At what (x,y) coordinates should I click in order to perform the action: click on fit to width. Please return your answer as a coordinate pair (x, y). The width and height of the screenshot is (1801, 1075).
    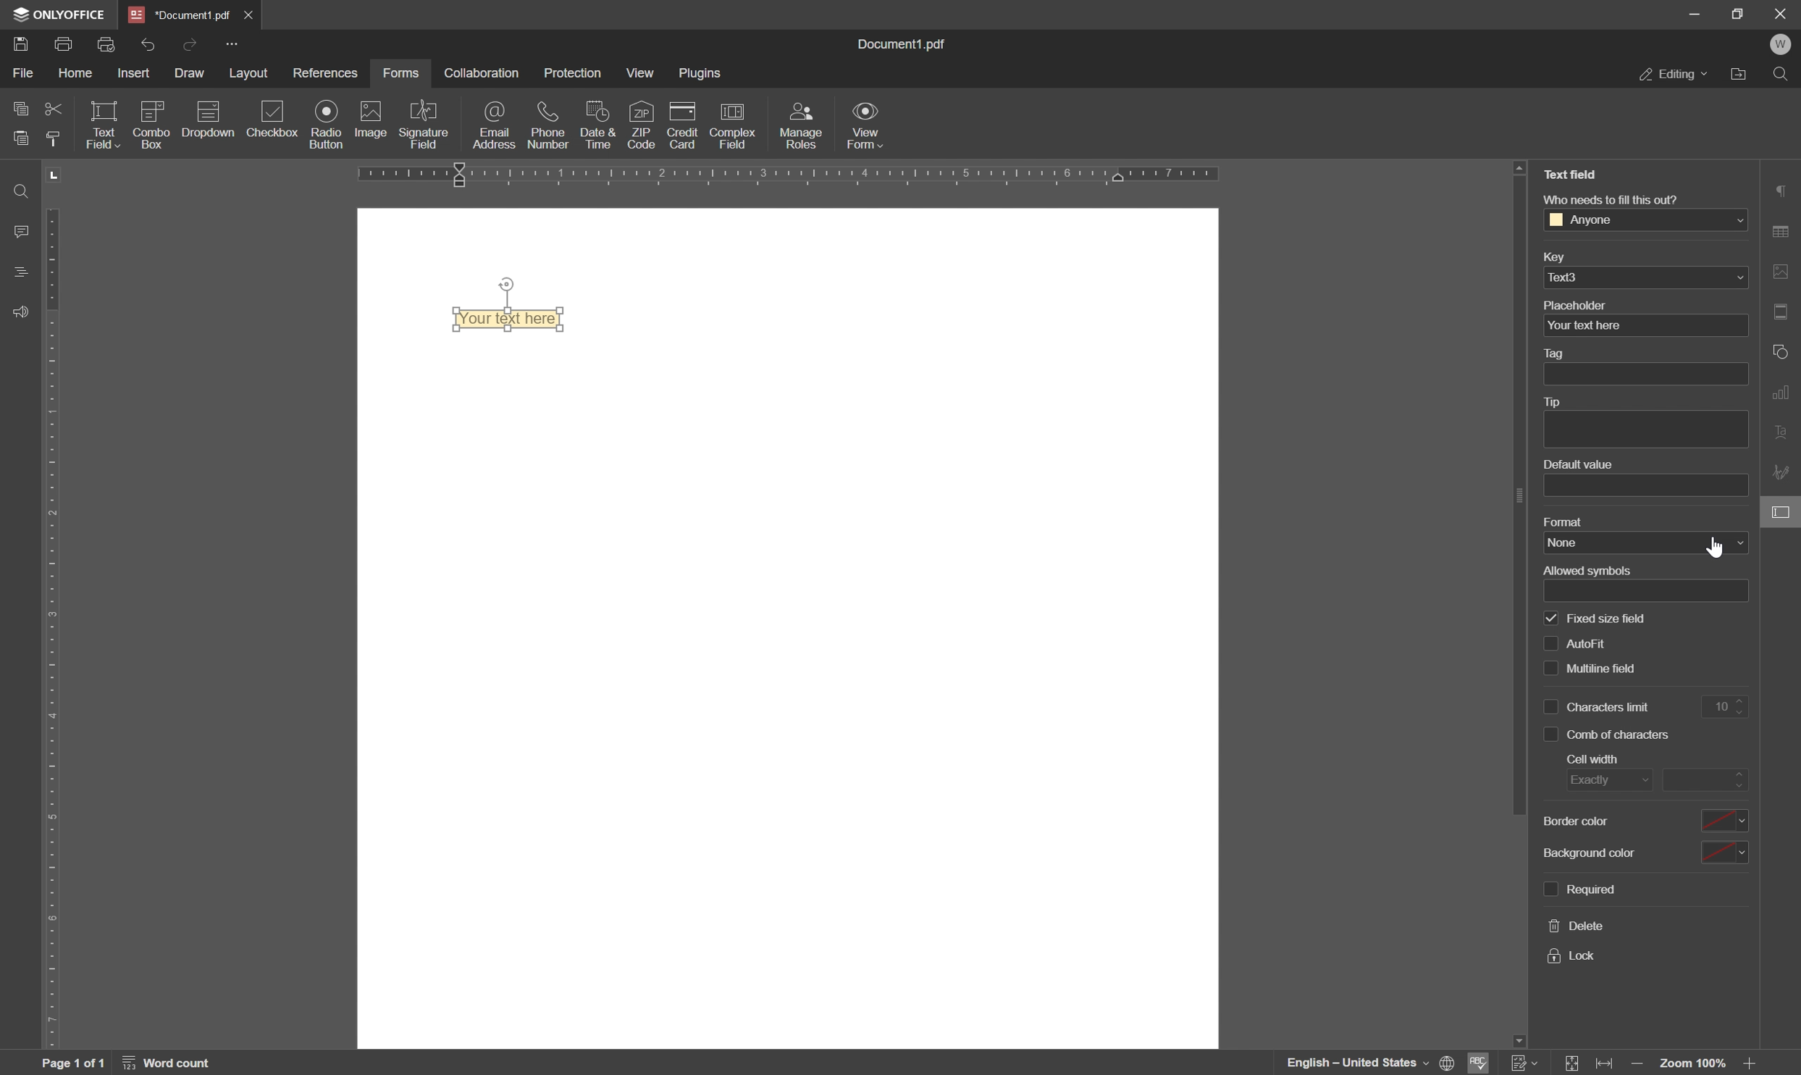
    Looking at the image, I should click on (1608, 1065).